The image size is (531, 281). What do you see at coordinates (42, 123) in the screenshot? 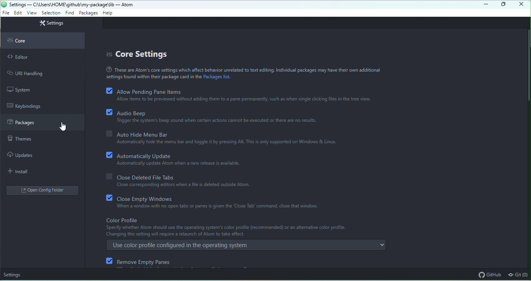
I see `packages` at bounding box center [42, 123].